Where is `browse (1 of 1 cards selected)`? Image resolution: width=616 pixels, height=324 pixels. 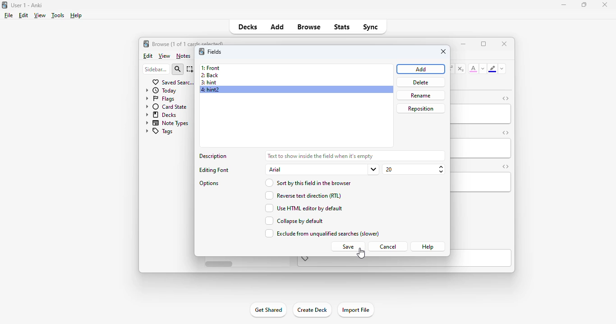 browse (1 of 1 cards selected) is located at coordinates (188, 43).